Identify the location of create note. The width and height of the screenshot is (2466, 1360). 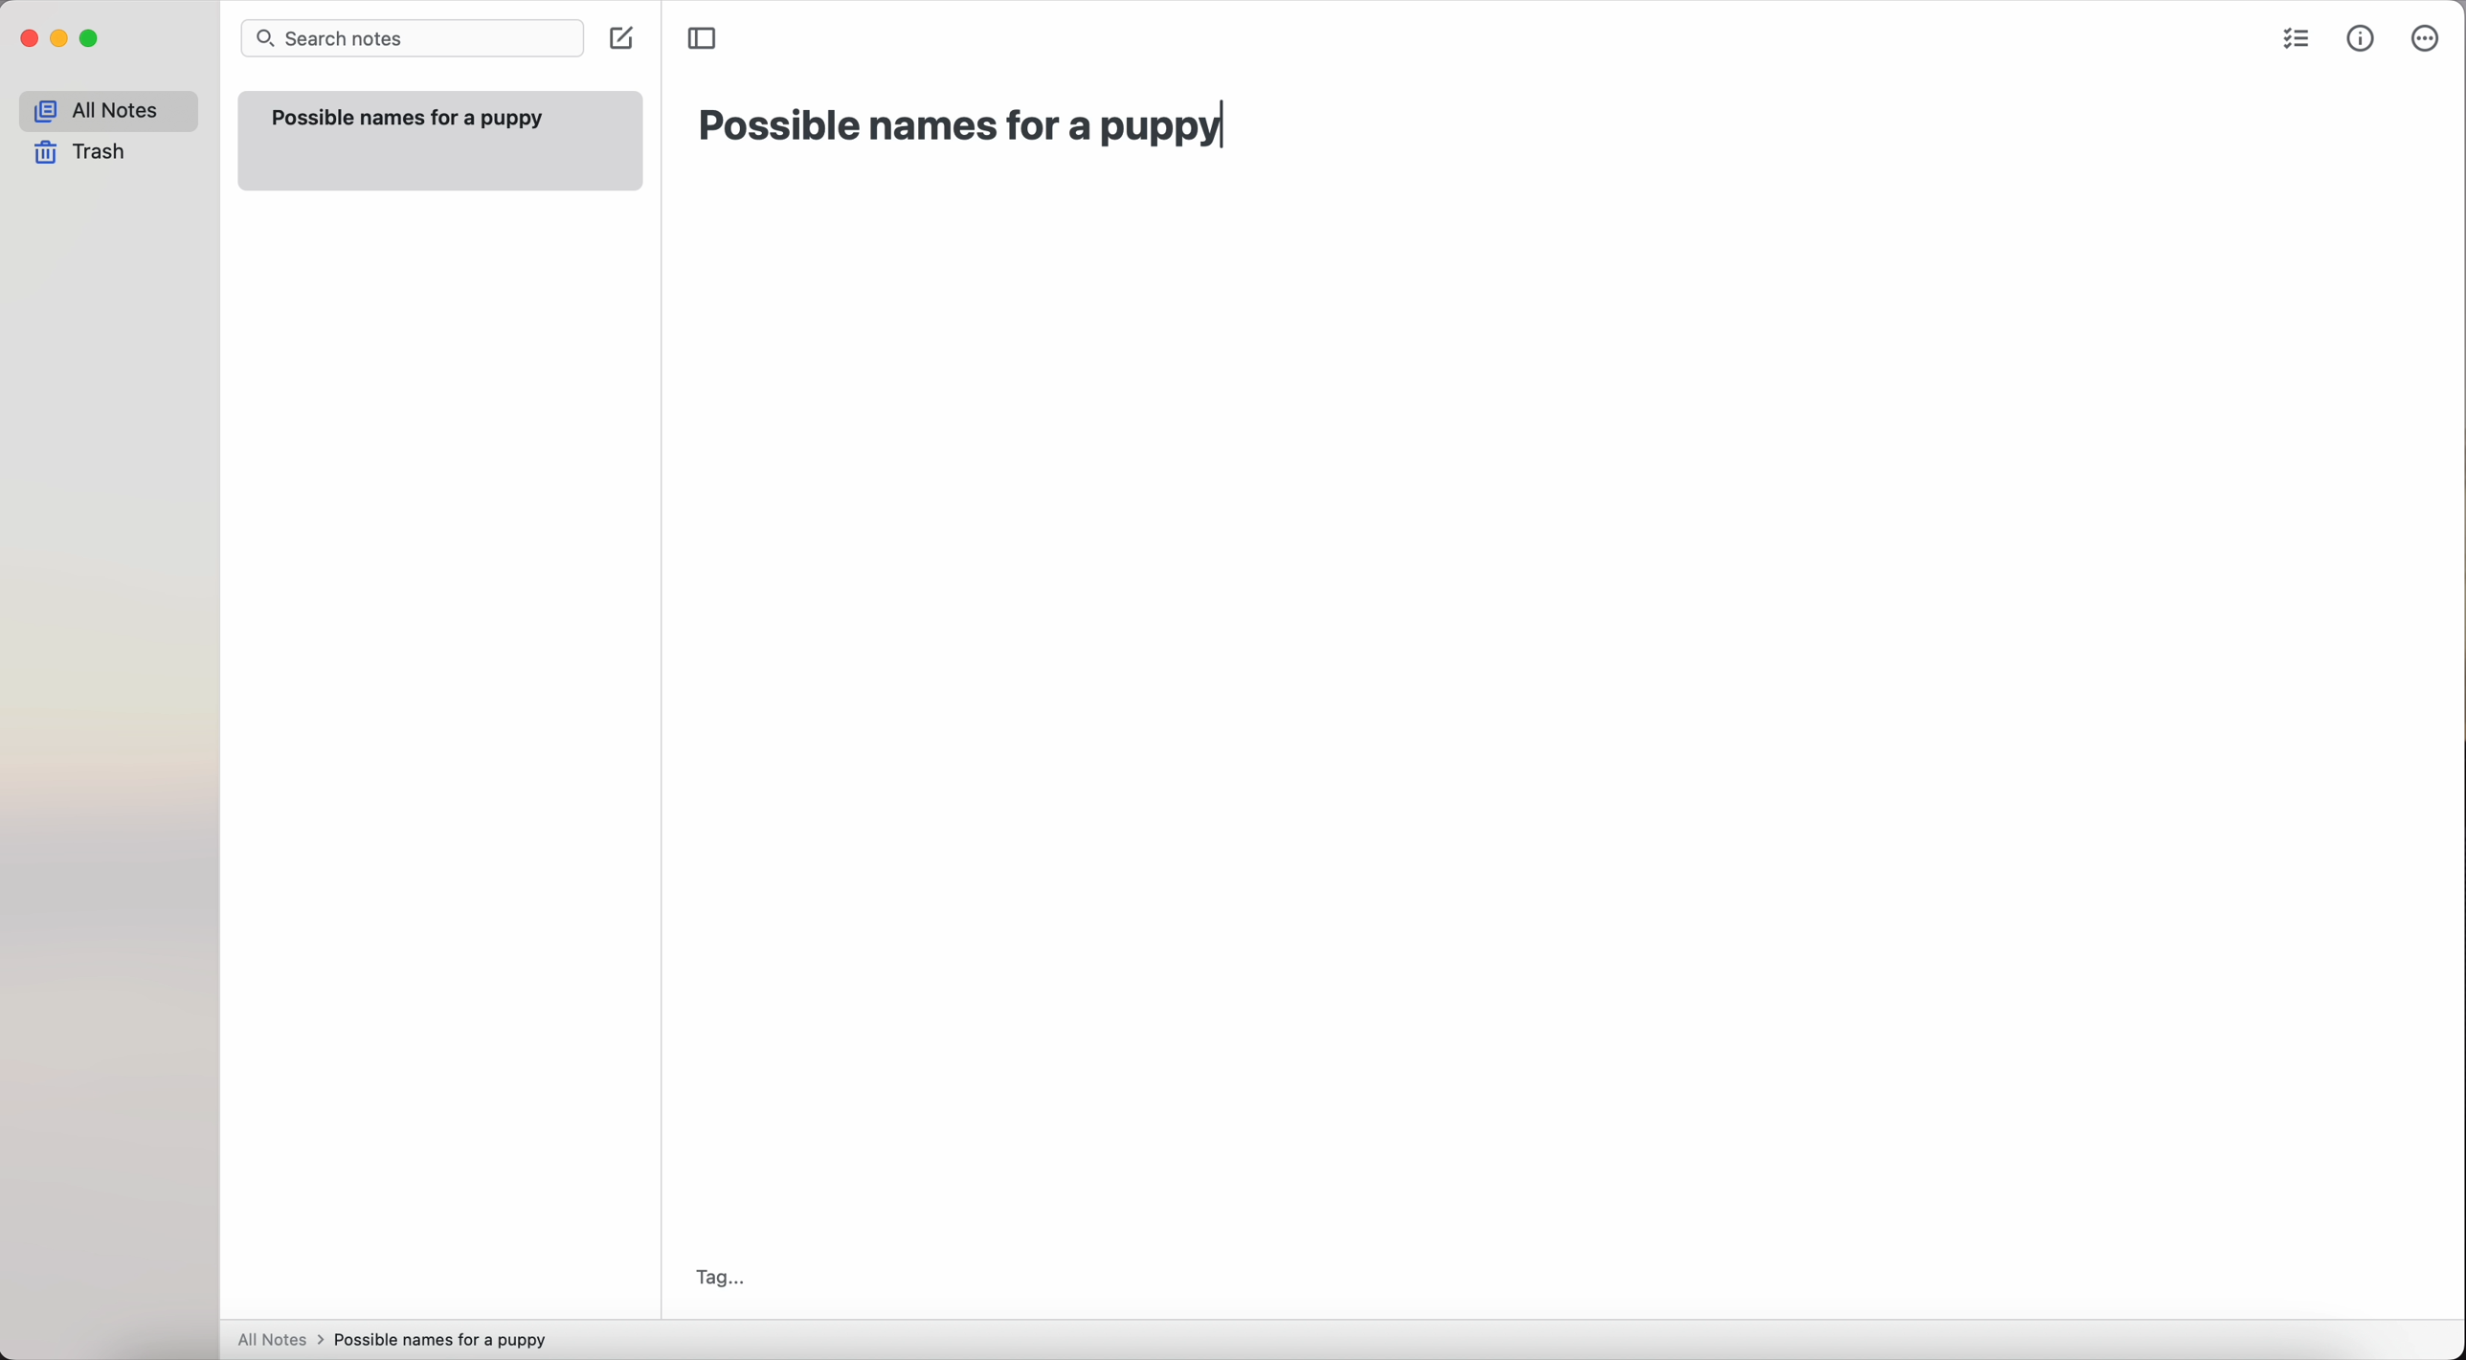
(619, 40).